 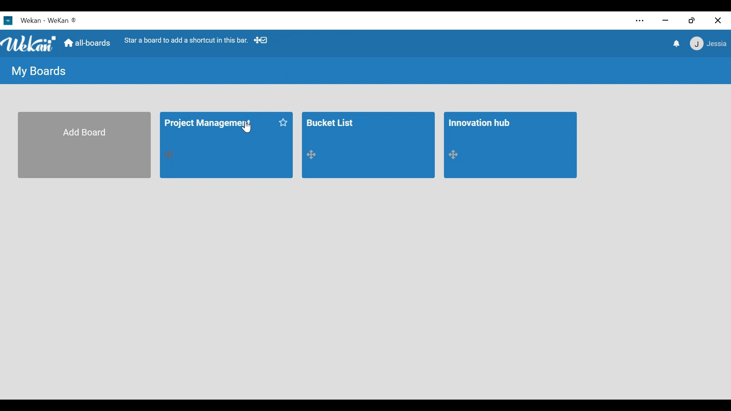 I want to click on Board Title, so click(x=480, y=123).